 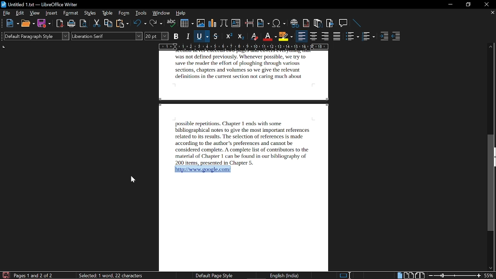 What do you see at coordinates (242, 36) in the screenshot?
I see `subscript` at bounding box center [242, 36].